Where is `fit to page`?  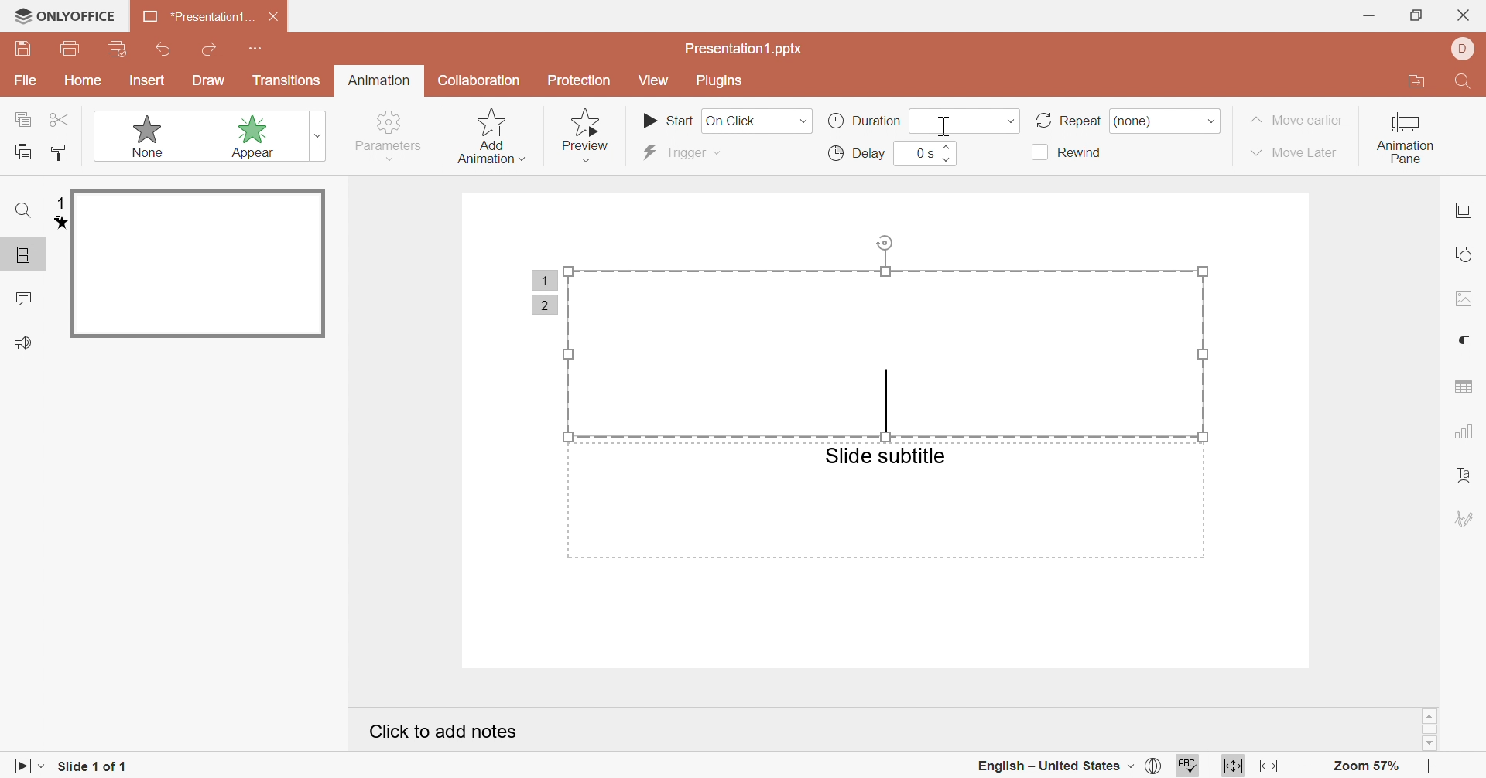
fit to page is located at coordinates (1234, 768).